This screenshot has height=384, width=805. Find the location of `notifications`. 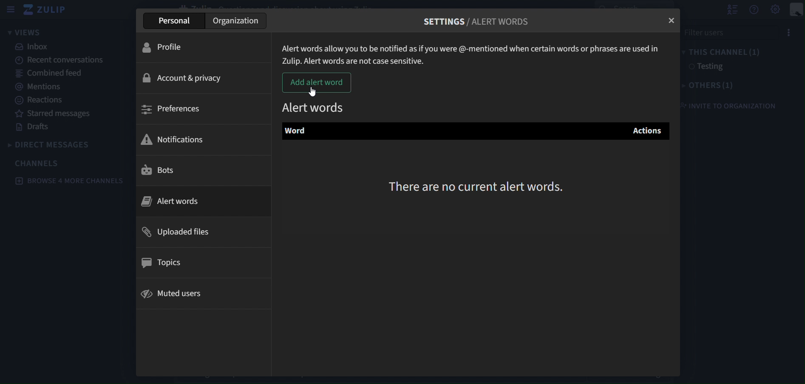

notifications is located at coordinates (179, 138).